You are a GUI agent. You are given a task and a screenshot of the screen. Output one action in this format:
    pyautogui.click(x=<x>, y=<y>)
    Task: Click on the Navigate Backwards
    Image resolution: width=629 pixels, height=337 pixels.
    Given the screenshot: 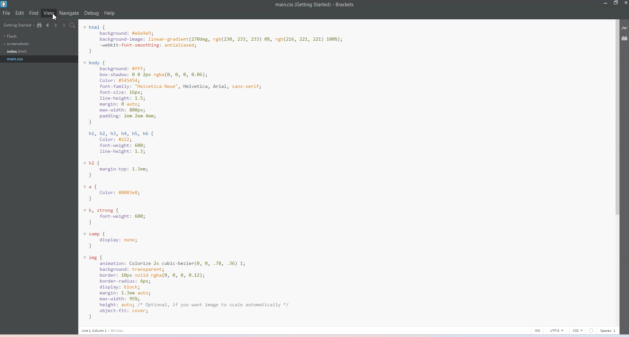 What is the action you would take?
    pyautogui.click(x=48, y=25)
    